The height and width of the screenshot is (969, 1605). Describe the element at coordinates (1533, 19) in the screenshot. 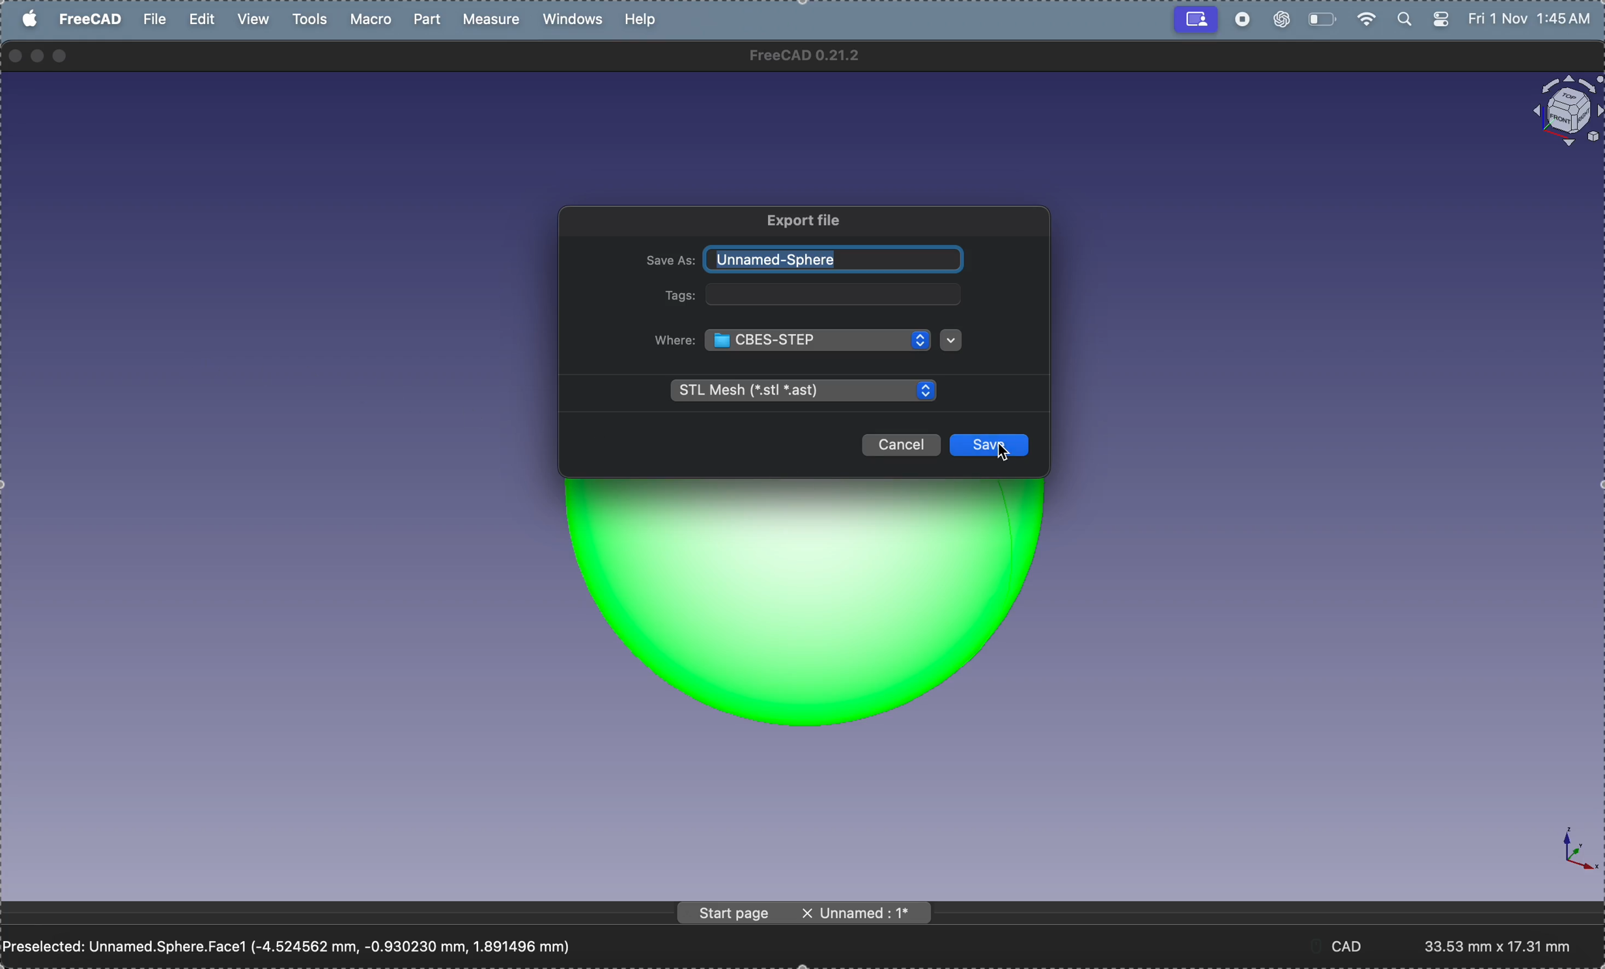

I see `time and date` at that location.